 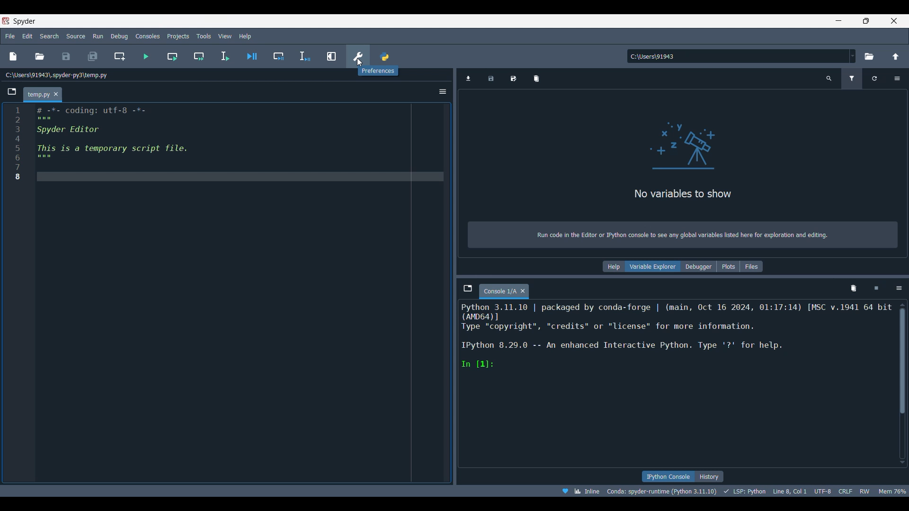 I want to click on Search menu, so click(x=50, y=36).